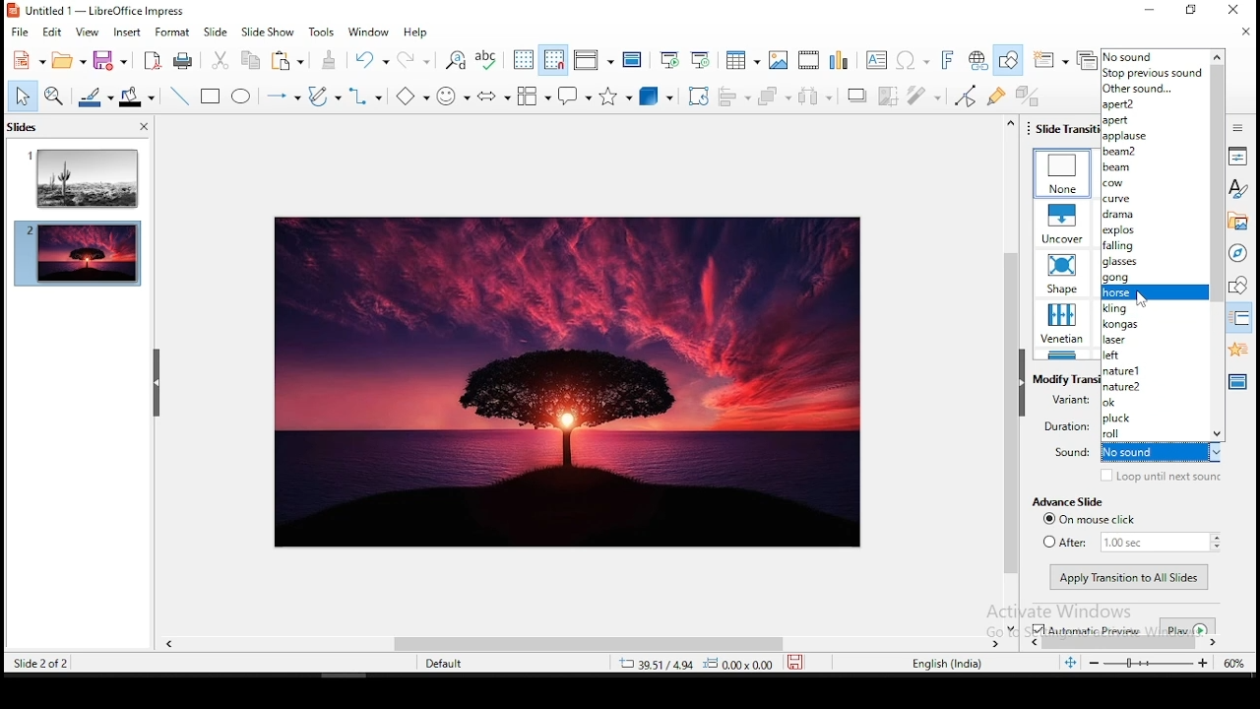 The height and width of the screenshot is (709, 1260). What do you see at coordinates (1156, 307) in the screenshot?
I see `kling` at bounding box center [1156, 307].